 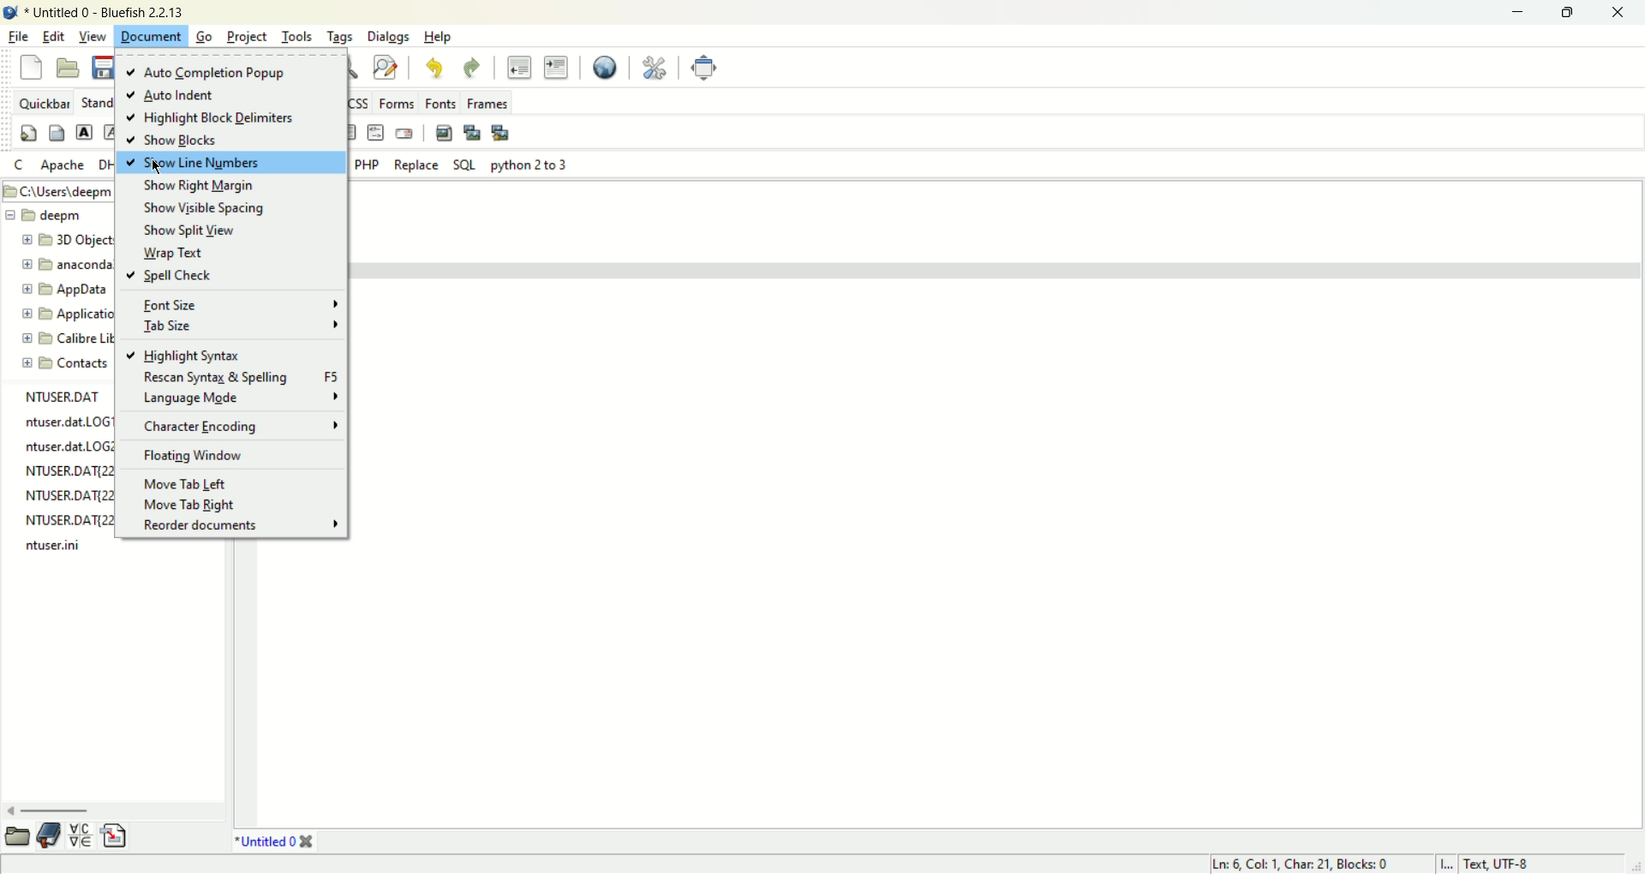 What do you see at coordinates (388, 37) in the screenshot?
I see `dialogs` at bounding box center [388, 37].